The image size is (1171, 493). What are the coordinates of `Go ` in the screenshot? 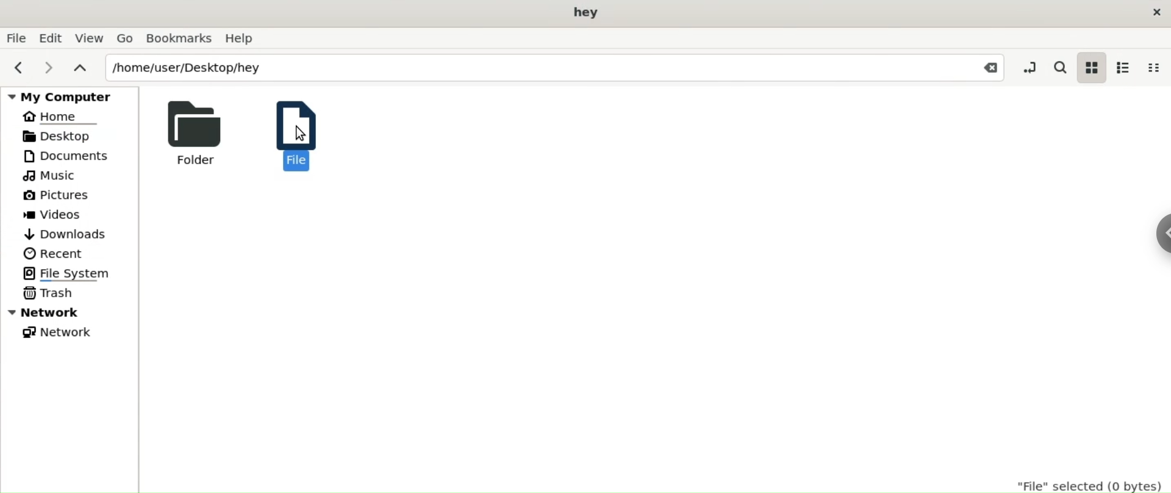 It's located at (127, 39).